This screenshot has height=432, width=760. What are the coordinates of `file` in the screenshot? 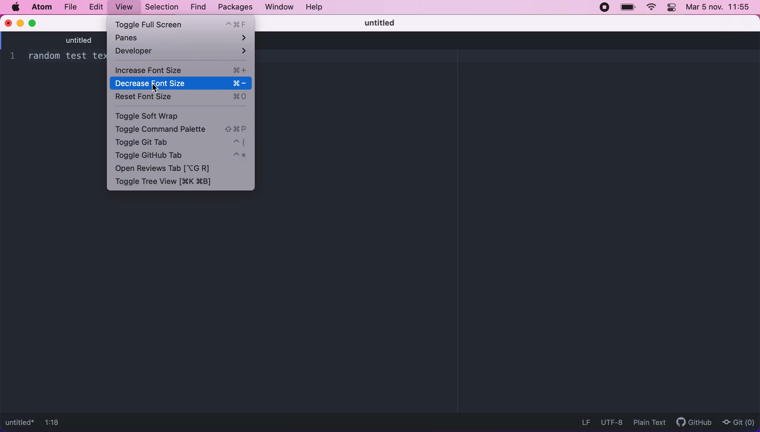 It's located at (71, 7).